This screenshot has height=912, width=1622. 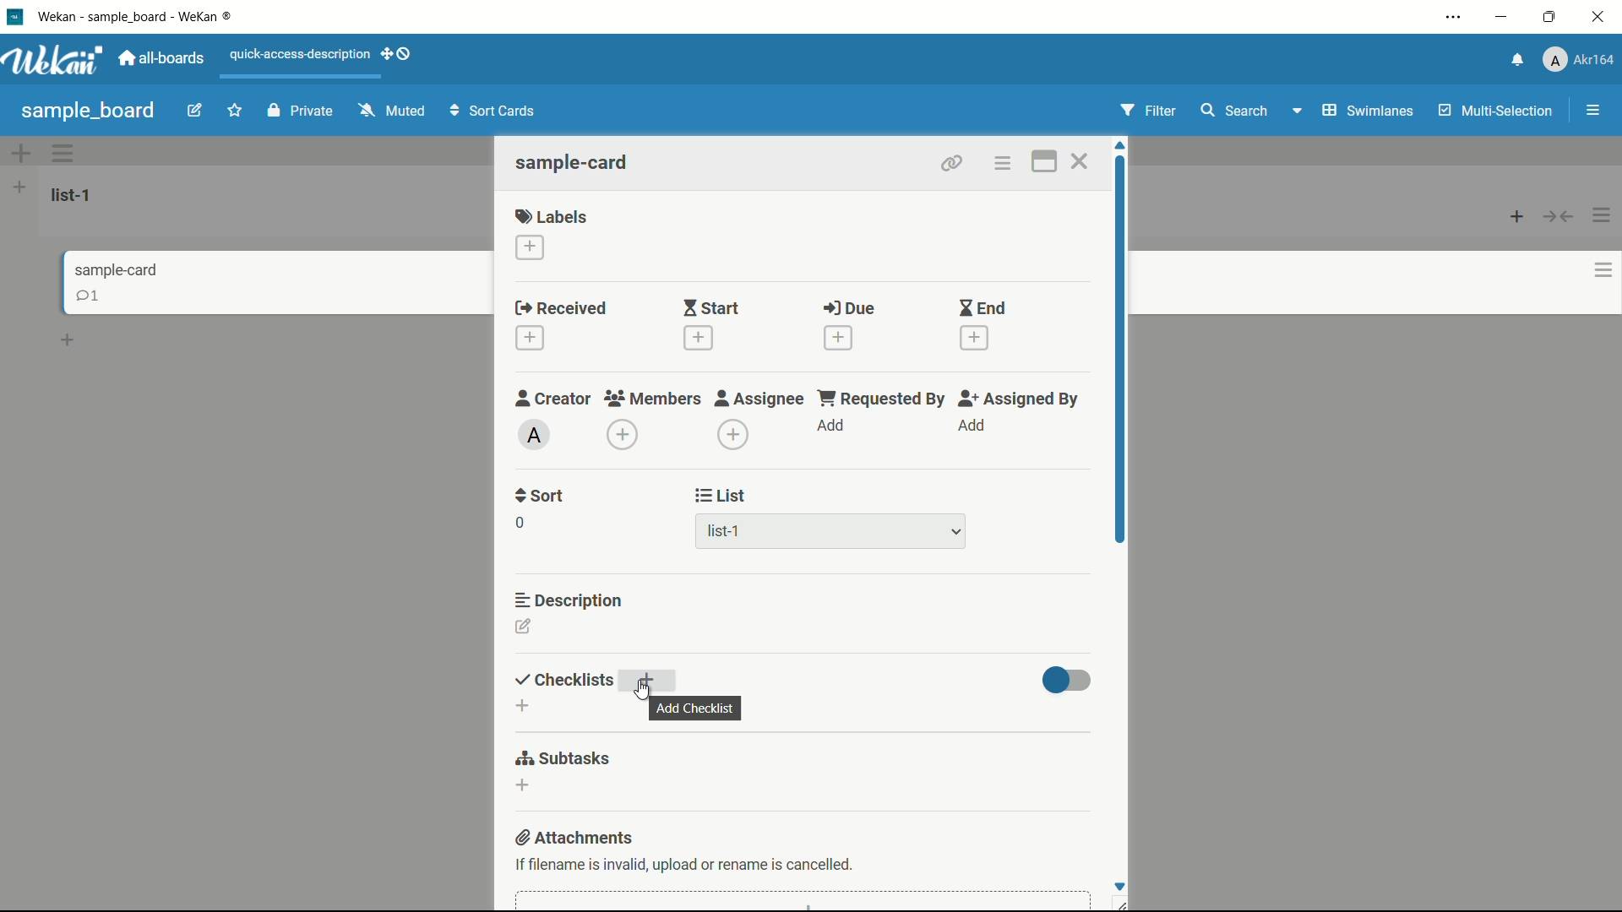 I want to click on toggle button, so click(x=1066, y=681).